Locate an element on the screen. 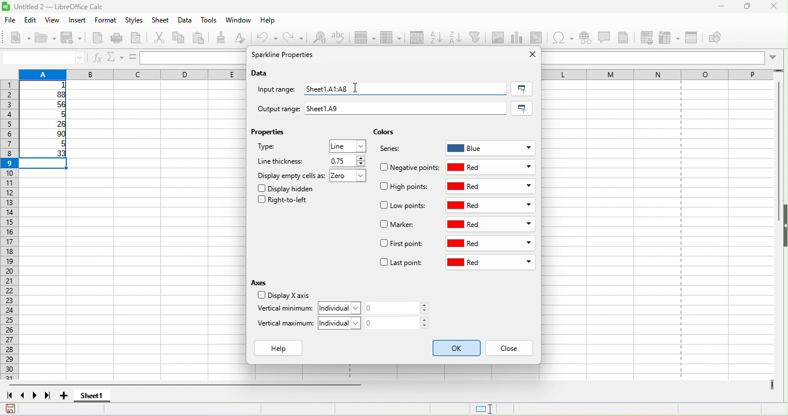 This screenshot has width=788, height=416. sparkline properties is located at coordinates (285, 56).